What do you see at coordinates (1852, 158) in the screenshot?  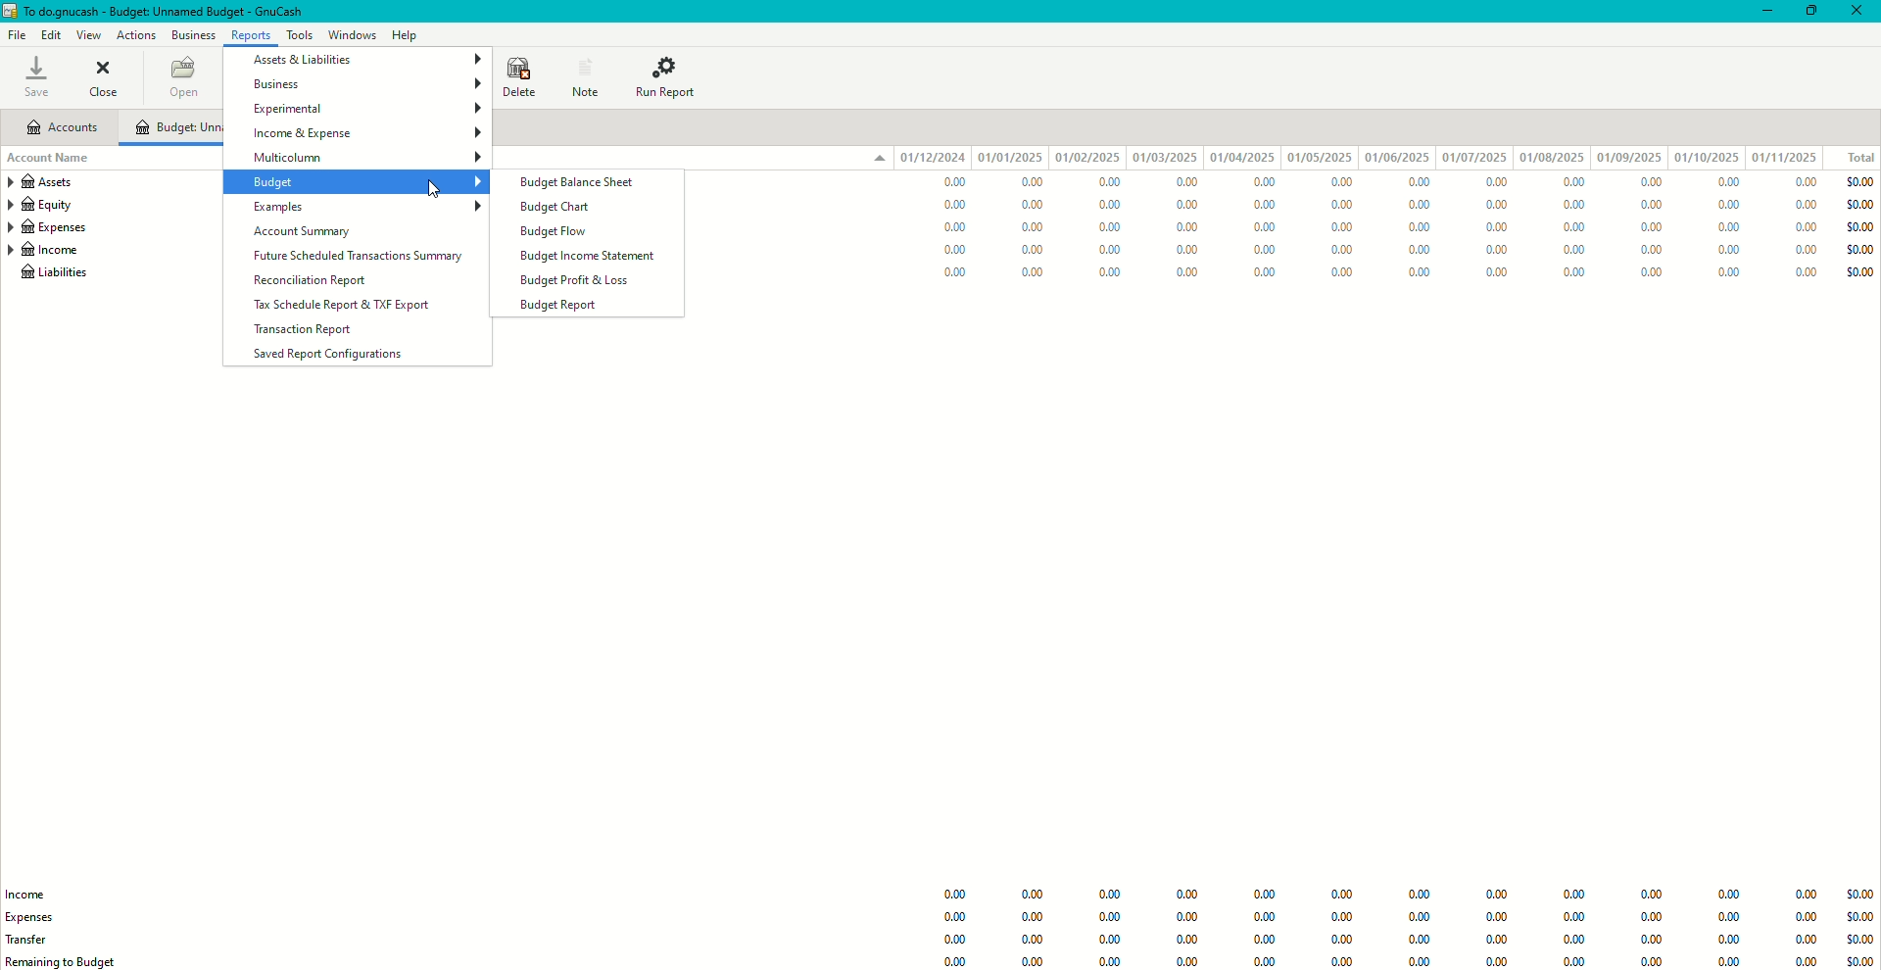 I see `Total` at bounding box center [1852, 158].